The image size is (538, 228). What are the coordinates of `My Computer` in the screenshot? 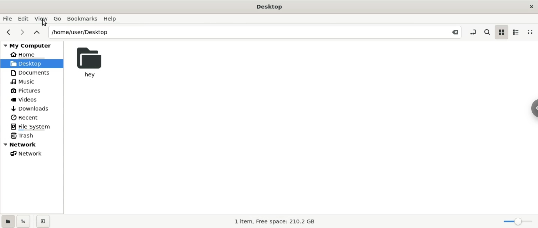 It's located at (34, 45).